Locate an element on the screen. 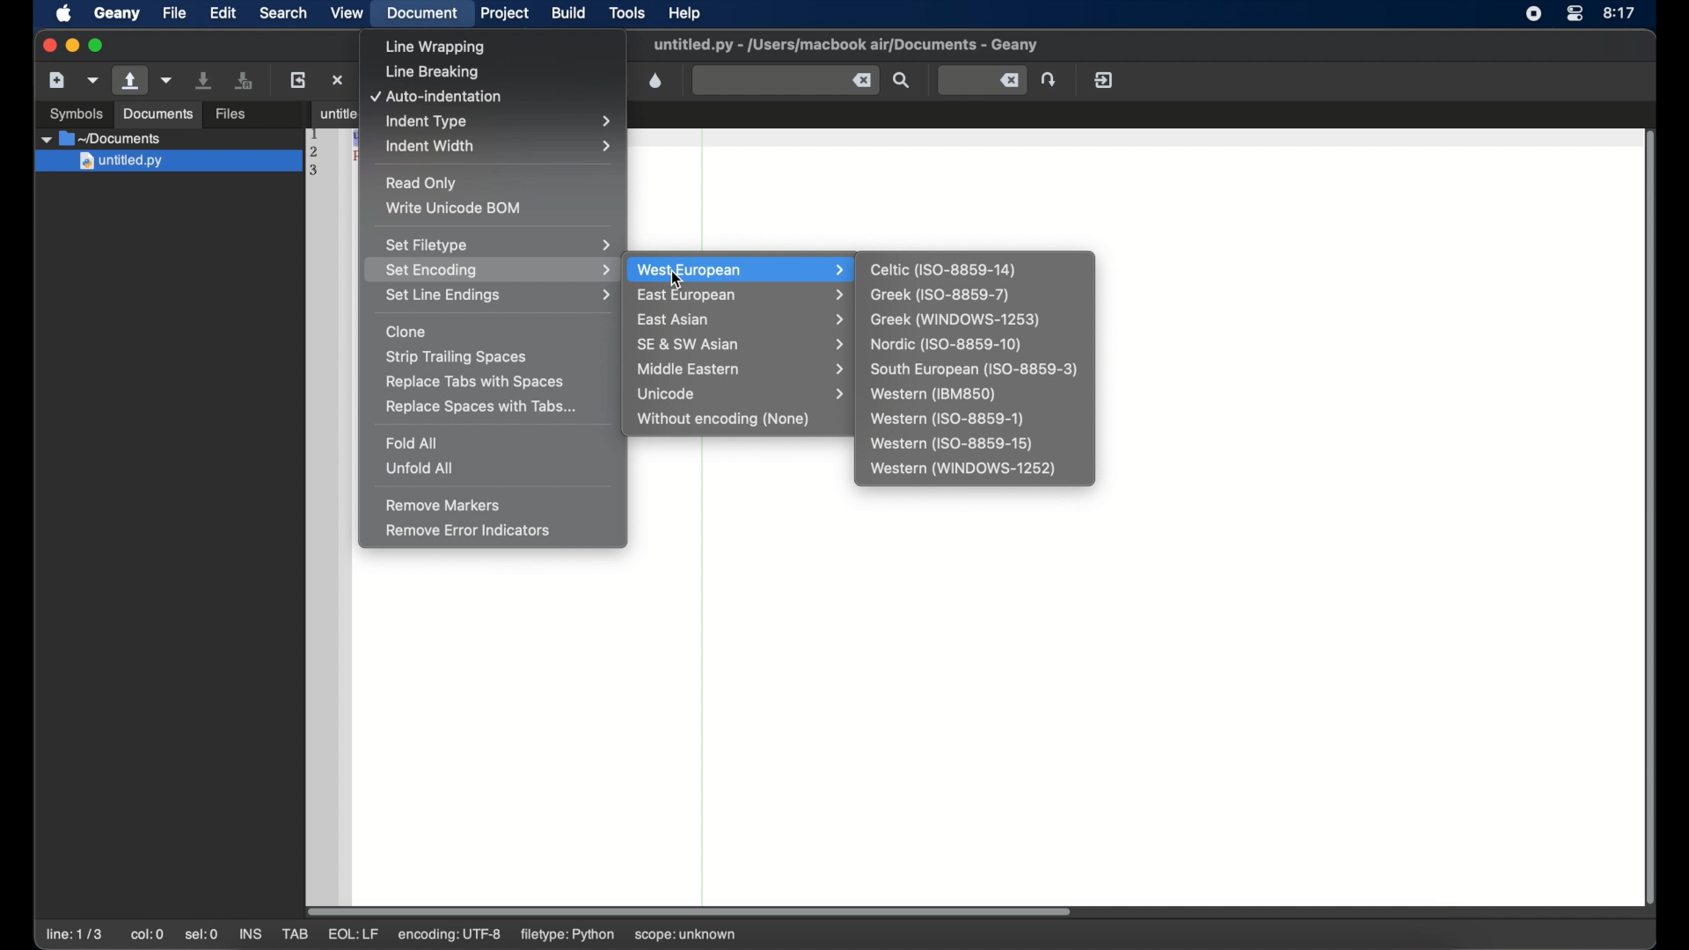 This screenshot has height=950, width=1689. line: 1/3 is located at coordinates (74, 934).